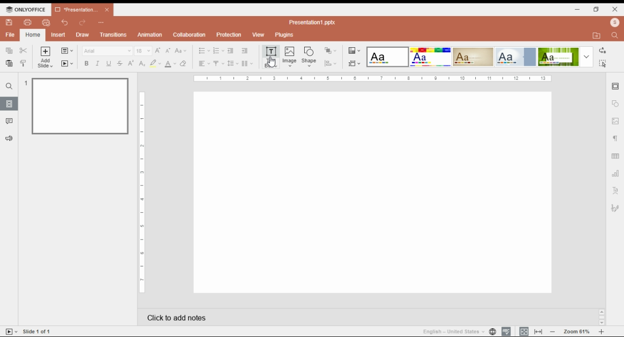  Describe the element at coordinates (10, 63) in the screenshot. I see `paste` at that location.